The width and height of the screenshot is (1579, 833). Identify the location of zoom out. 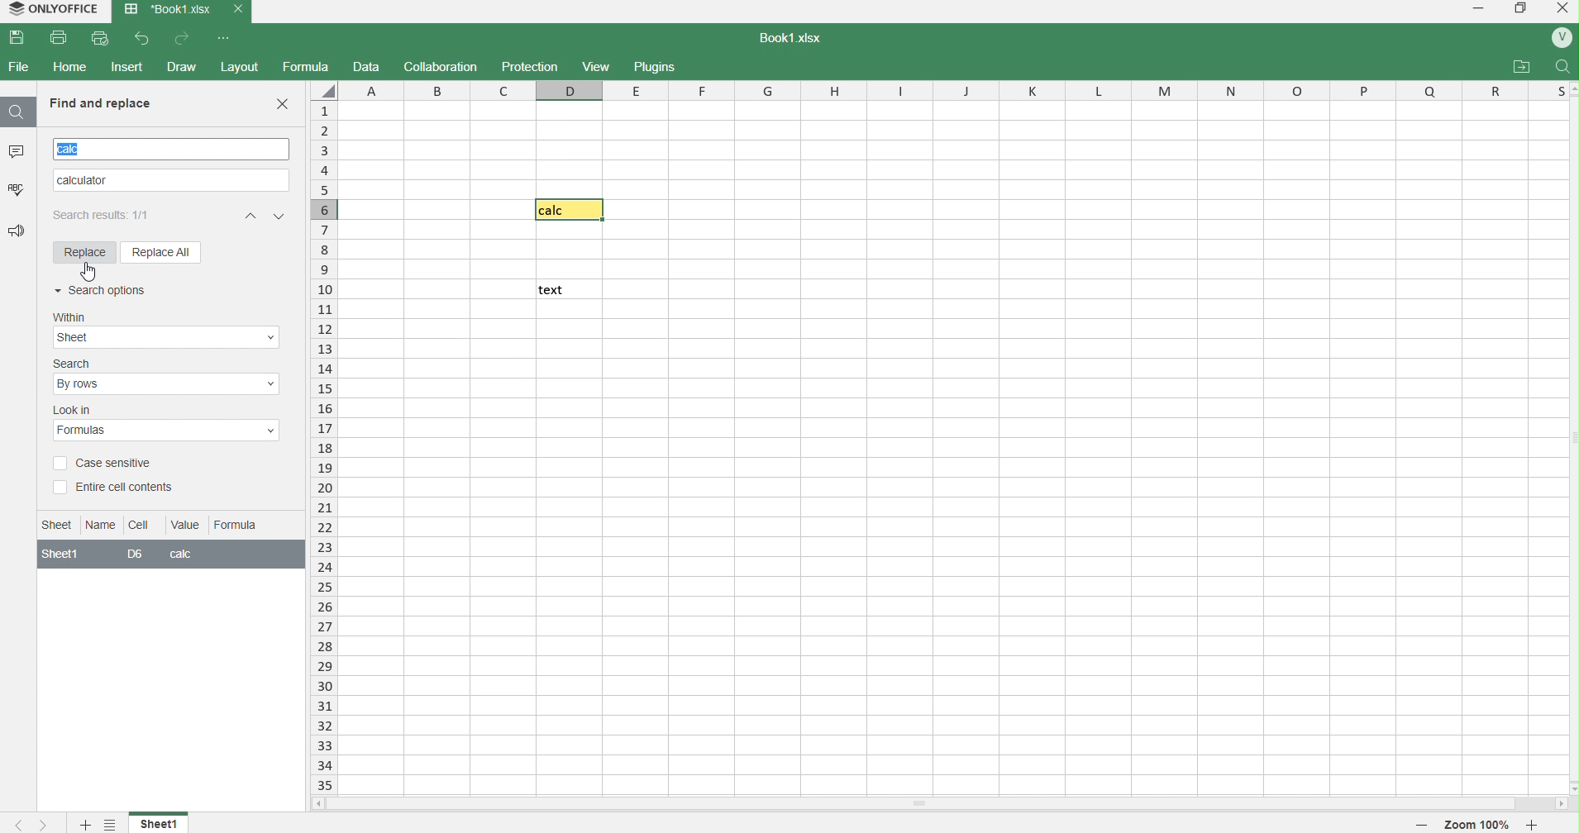
(1419, 826).